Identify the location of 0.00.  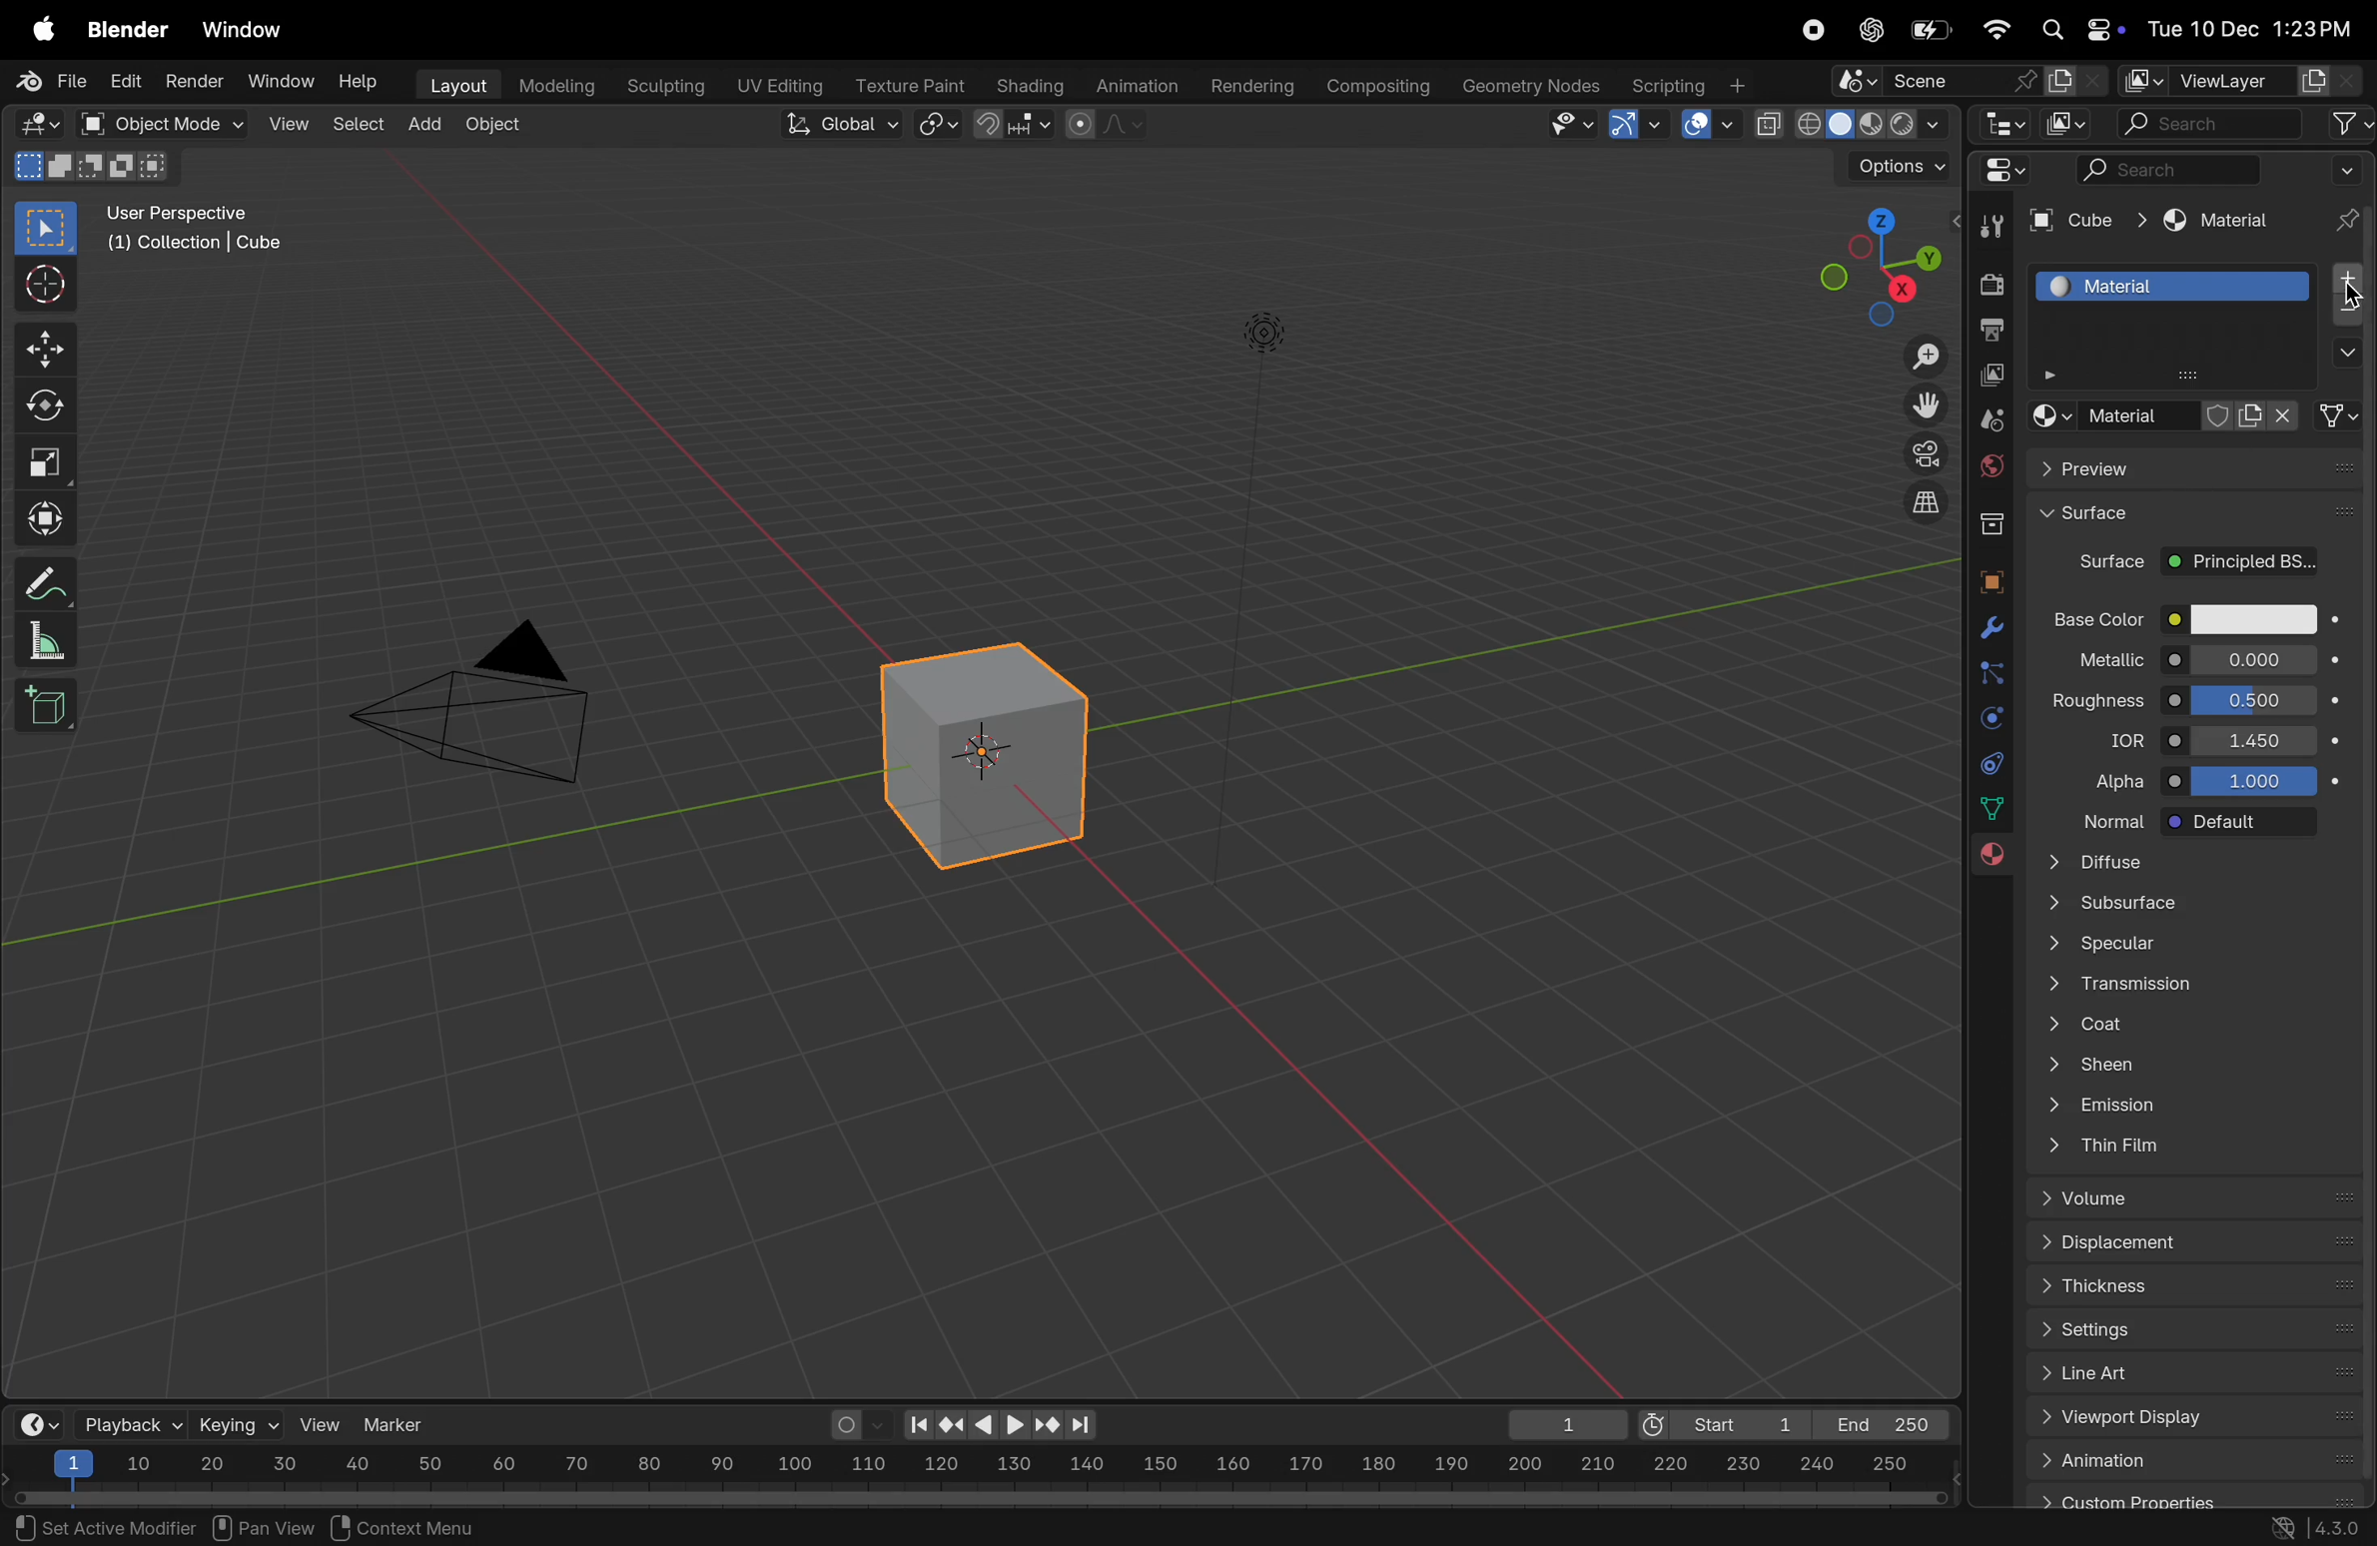
(2255, 659).